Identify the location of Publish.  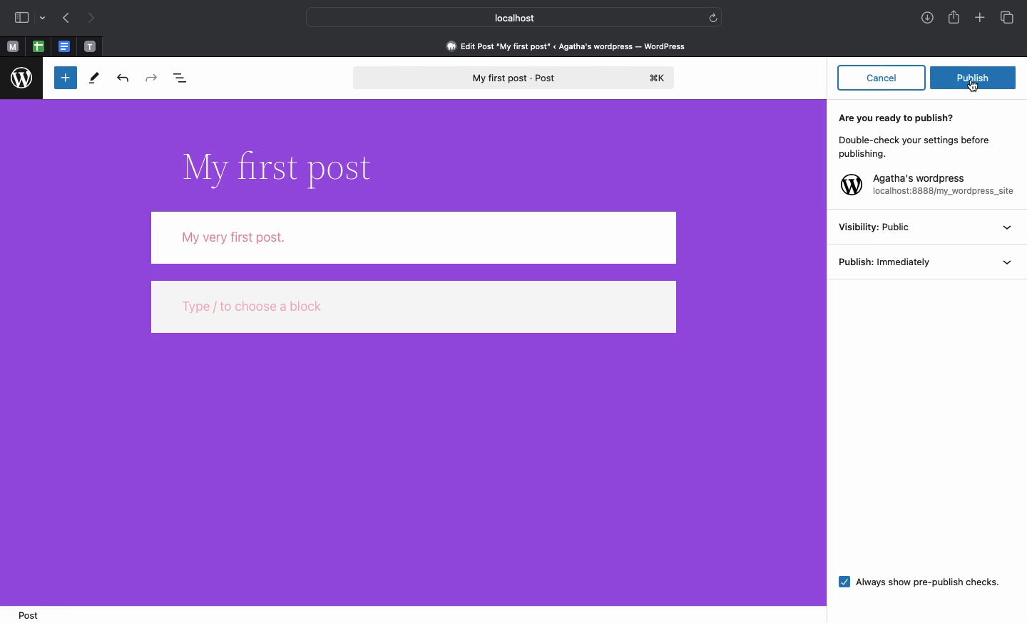
(974, 78).